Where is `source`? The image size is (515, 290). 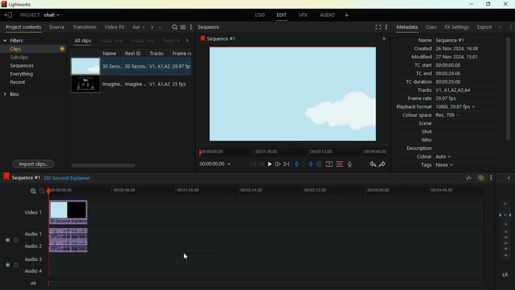
source is located at coordinates (58, 27).